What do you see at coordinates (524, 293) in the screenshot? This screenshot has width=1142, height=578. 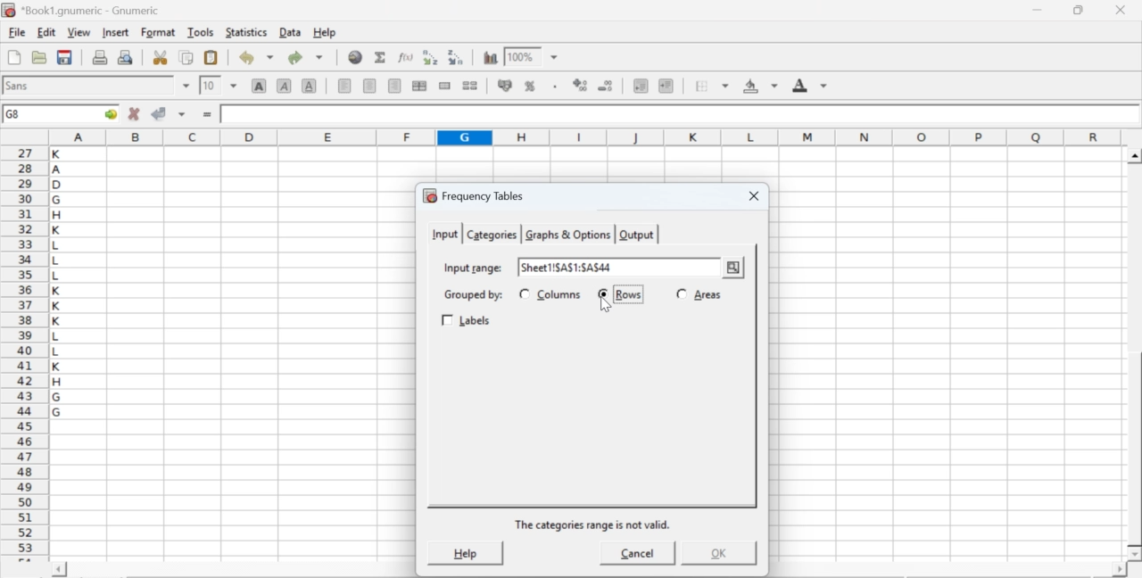 I see `checkbox` at bounding box center [524, 293].